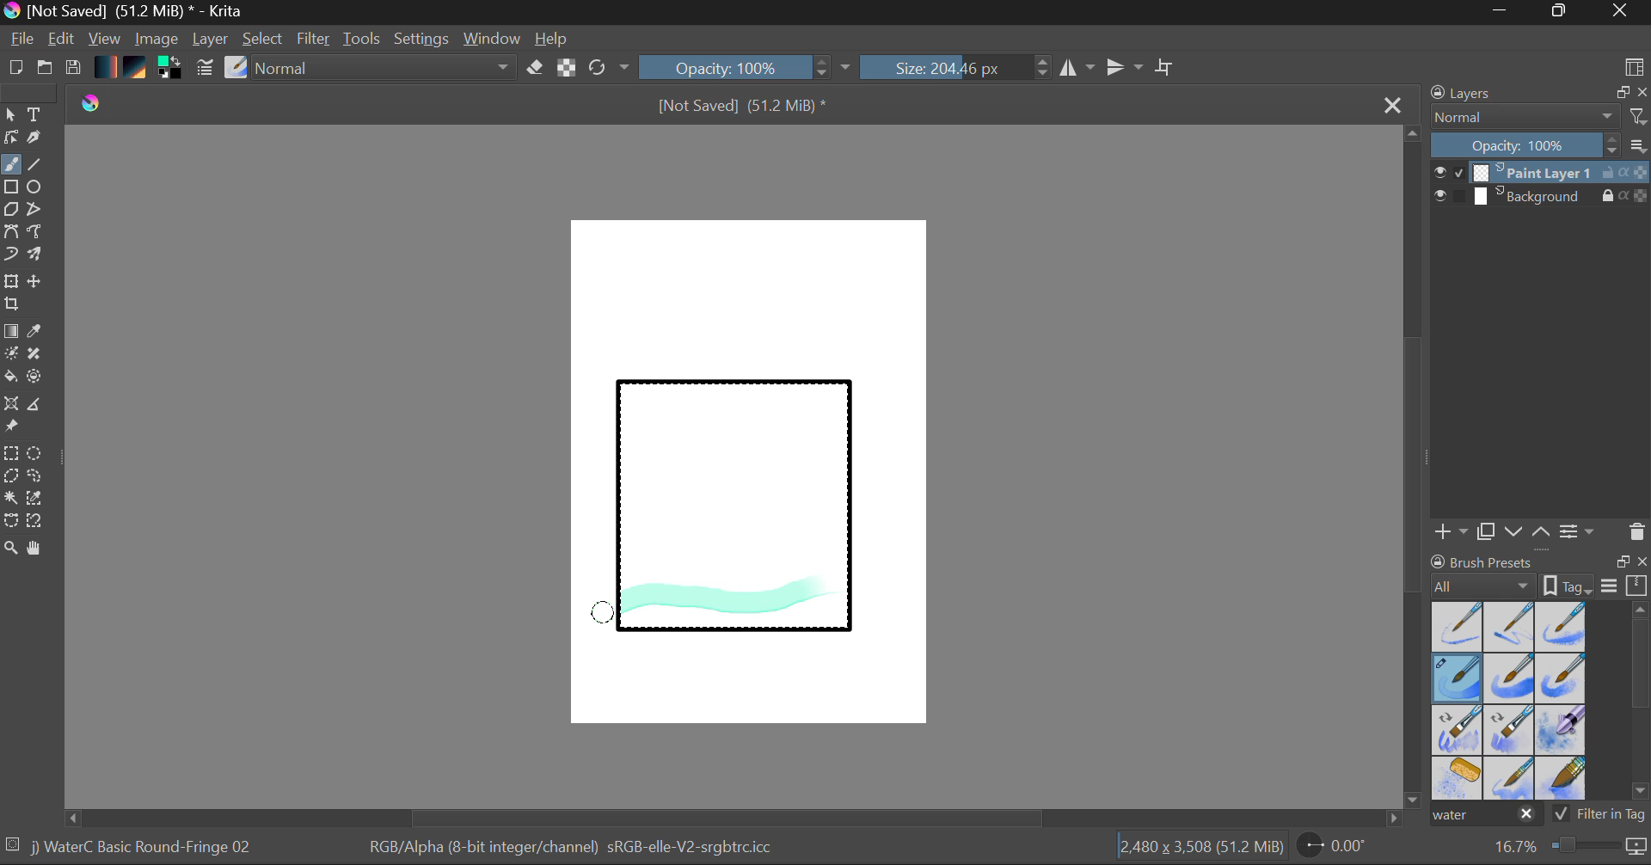  What do you see at coordinates (1539, 574) in the screenshot?
I see `Brush presets docket` at bounding box center [1539, 574].